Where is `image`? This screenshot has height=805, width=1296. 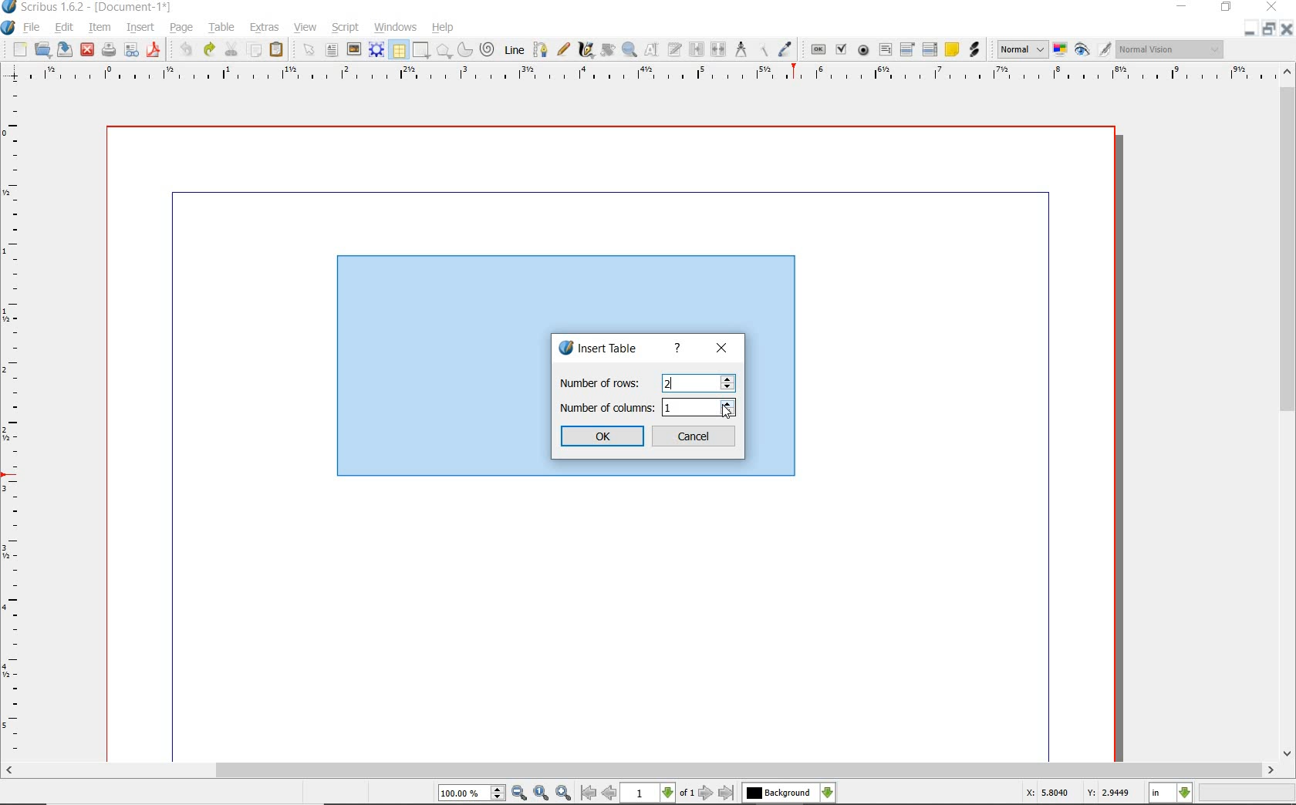
image is located at coordinates (354, 50).